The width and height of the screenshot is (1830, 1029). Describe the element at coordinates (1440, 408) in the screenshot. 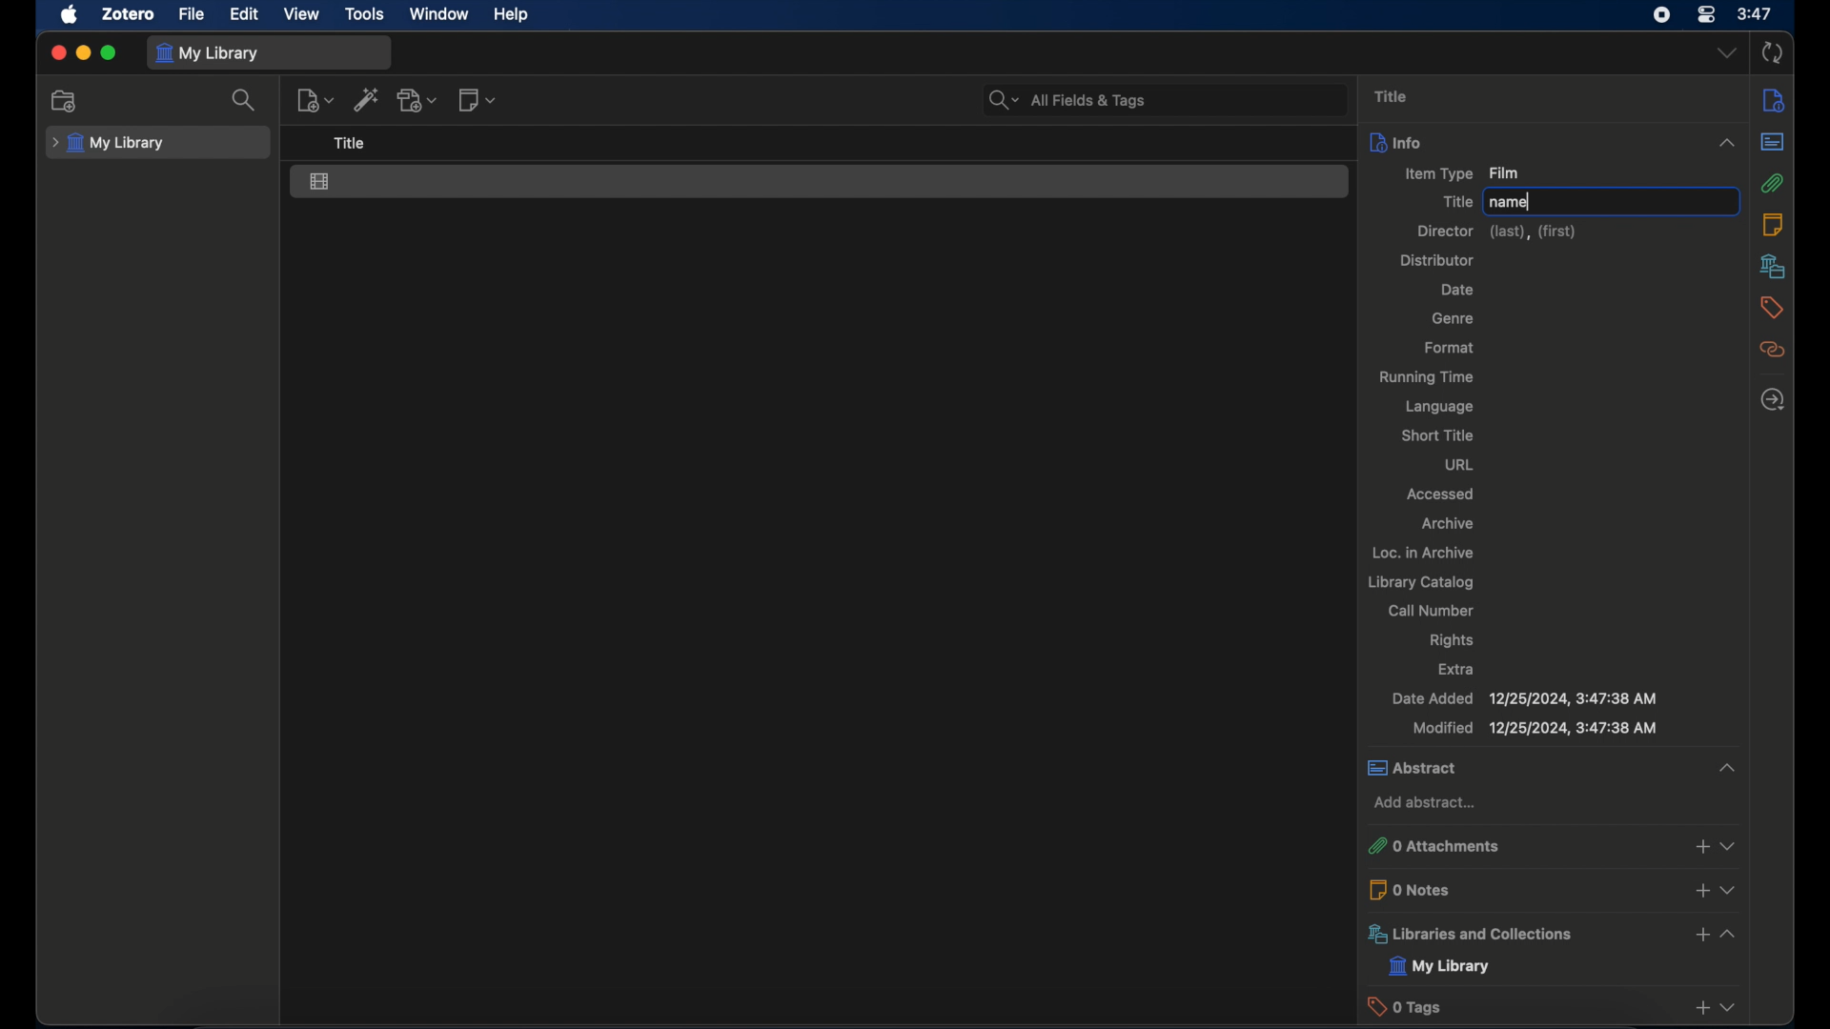

I see `language` at that location.